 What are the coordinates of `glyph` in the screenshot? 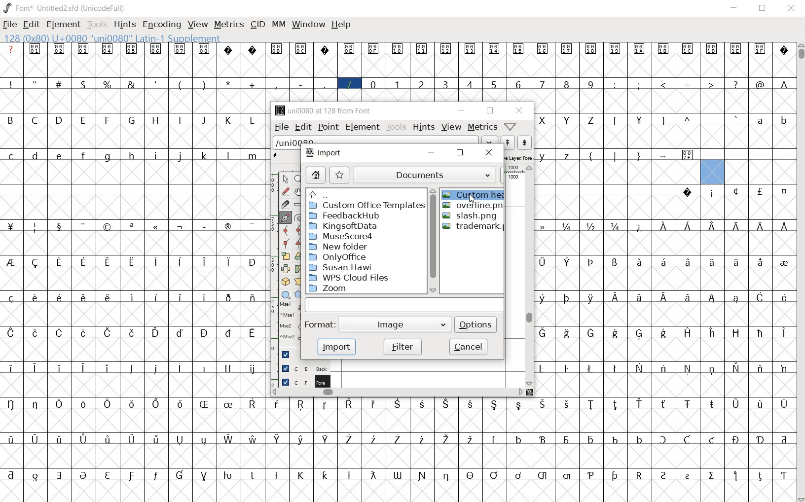 It's located at (60, 227).